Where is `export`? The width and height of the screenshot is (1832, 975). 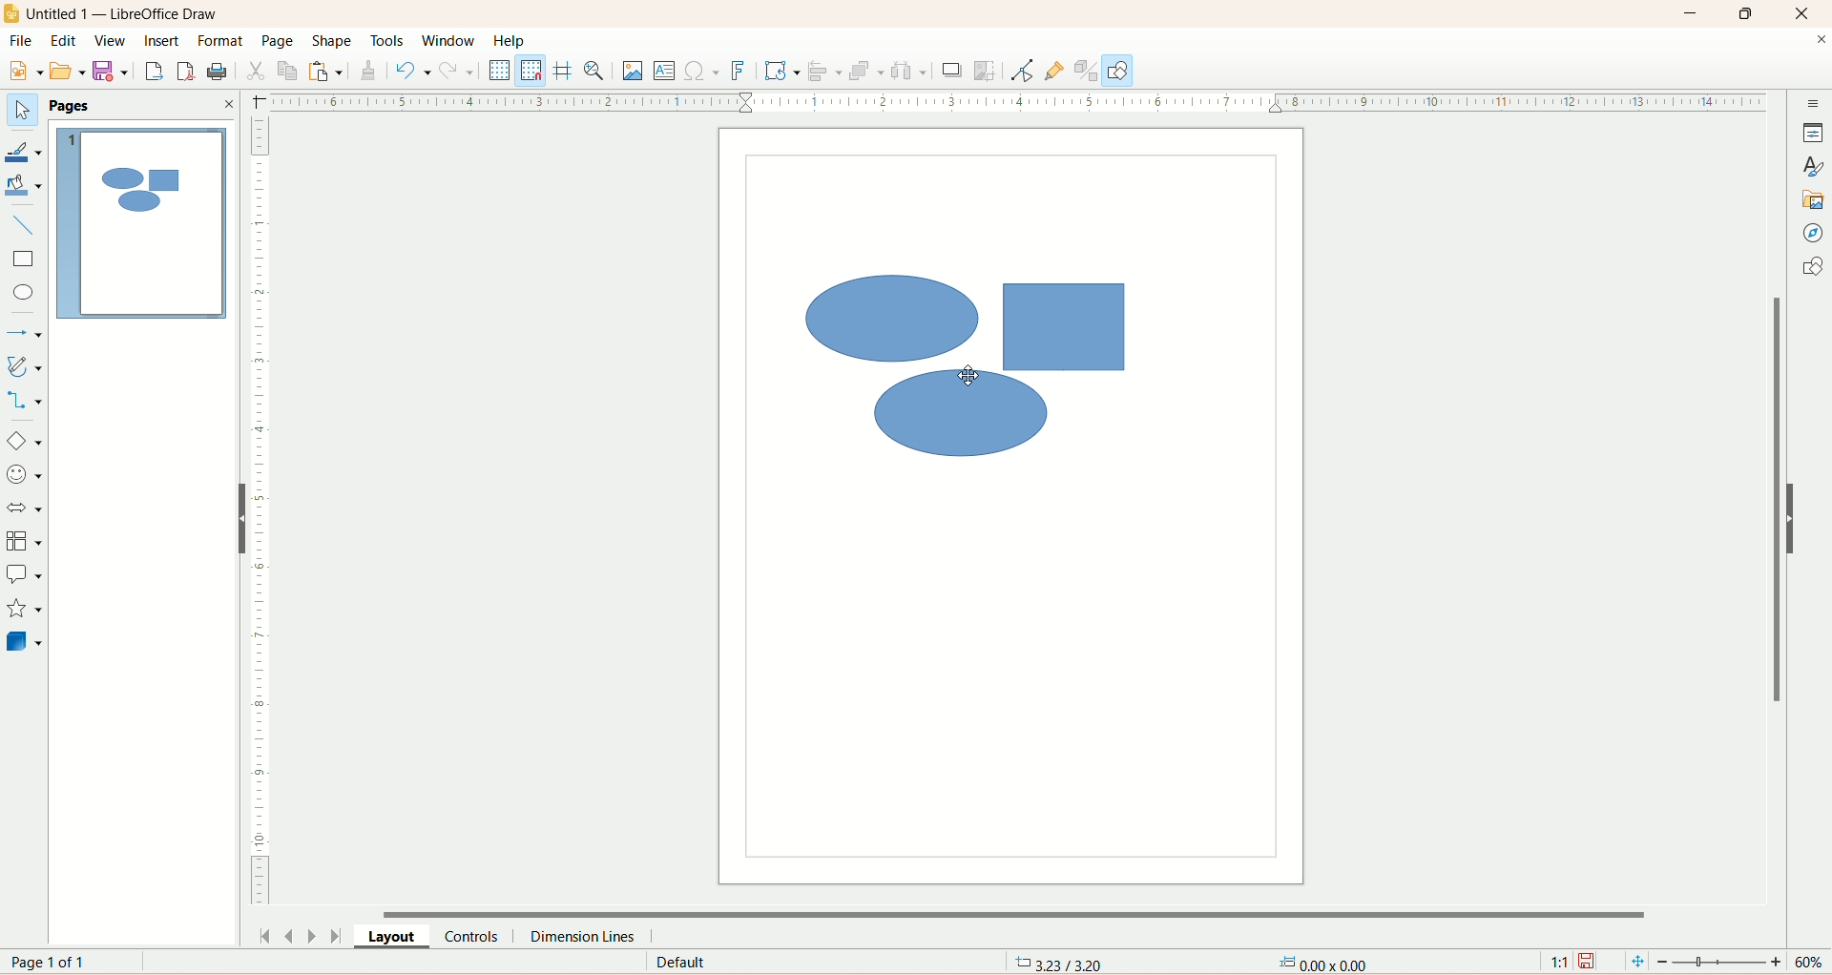 export is located at coordinates (152, 72).